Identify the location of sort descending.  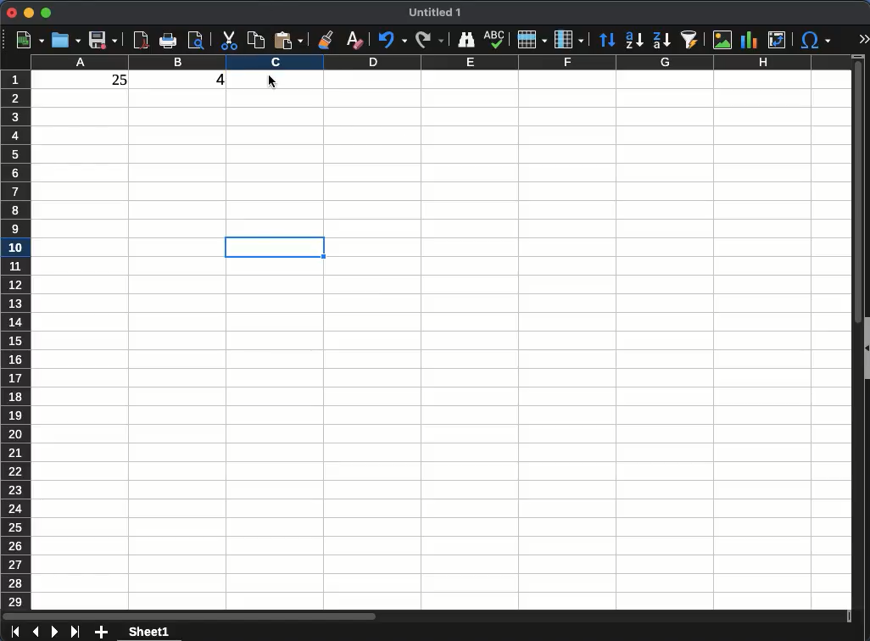
(661, 40).